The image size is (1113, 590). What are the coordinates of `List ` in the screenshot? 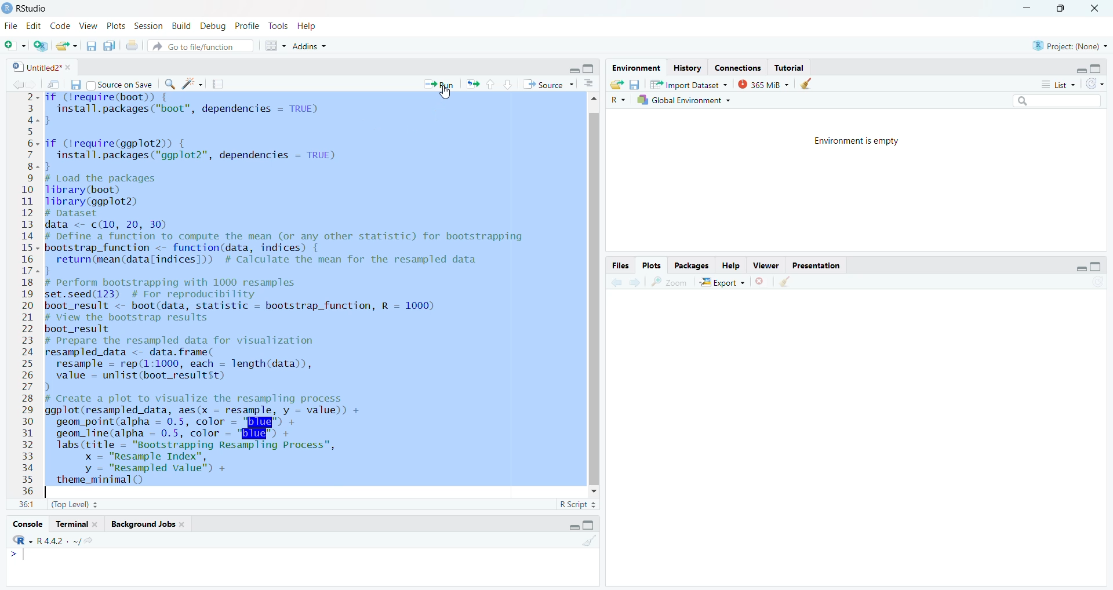 It's located at (1054, 83).